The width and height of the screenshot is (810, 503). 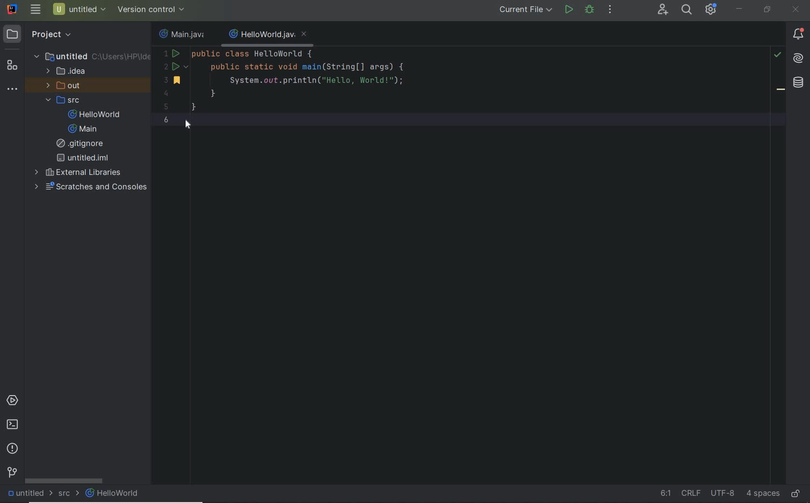 What do you see at coordinates (91, 56) in the screenshot?
I see `untitled` at bounding box center [91, 56].